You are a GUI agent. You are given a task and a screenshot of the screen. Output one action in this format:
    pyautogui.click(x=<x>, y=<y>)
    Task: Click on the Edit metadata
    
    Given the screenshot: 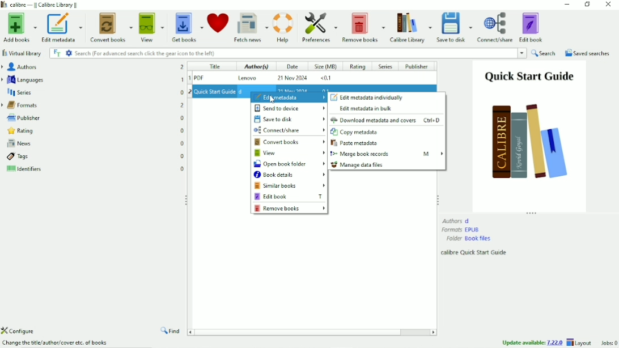 What is the action you would take?
    pyautogui.click(x=61, y=28)
    